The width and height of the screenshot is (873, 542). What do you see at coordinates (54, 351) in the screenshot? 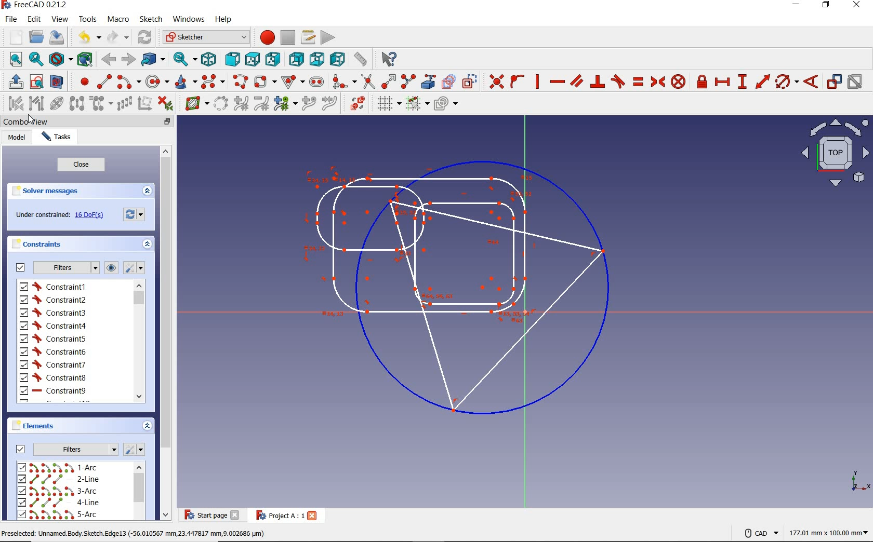
I see `constraint6` at bounding box center [54, 351].